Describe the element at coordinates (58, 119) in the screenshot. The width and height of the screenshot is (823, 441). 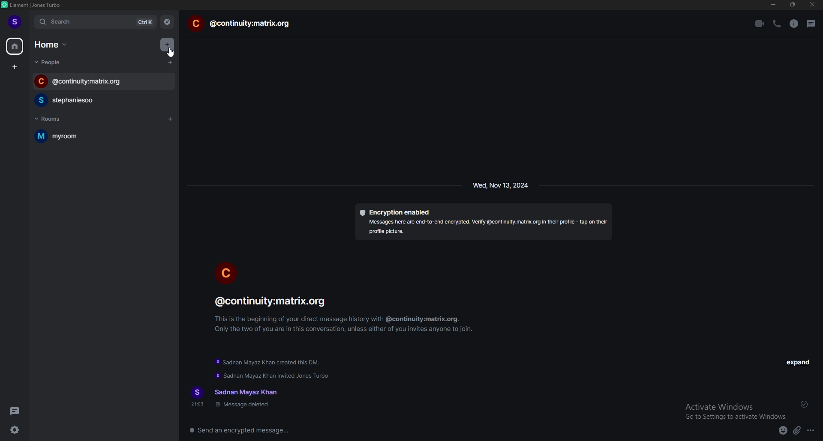
I see `rooms` at that location.